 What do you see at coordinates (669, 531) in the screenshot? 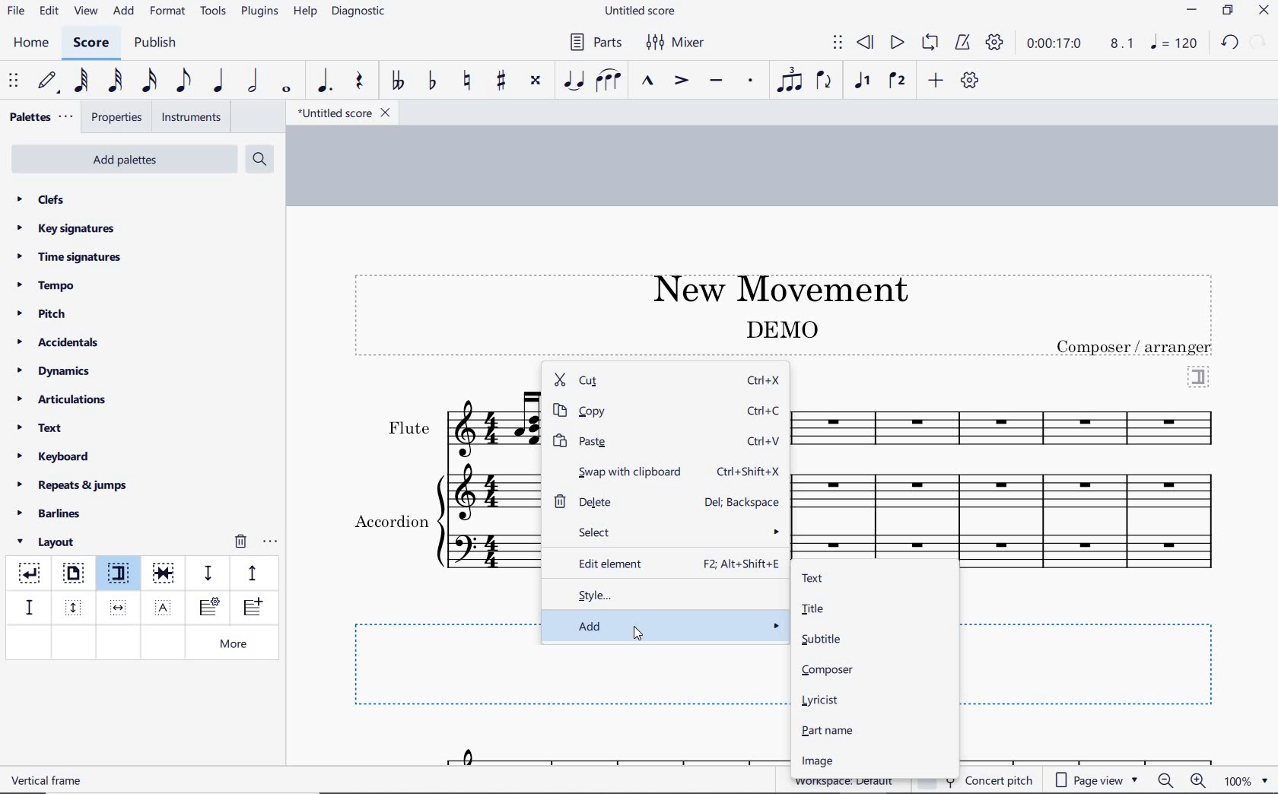
I see `elect` at bounding box center [669, 531].